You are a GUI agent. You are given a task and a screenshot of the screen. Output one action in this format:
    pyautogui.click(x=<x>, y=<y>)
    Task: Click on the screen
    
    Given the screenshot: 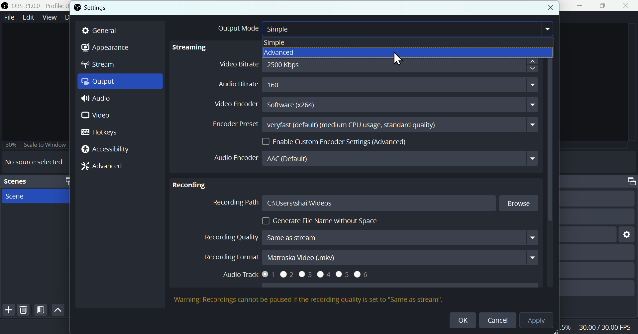 What is the action you would take?
    pyautogui.click(x=37, y=197)
    